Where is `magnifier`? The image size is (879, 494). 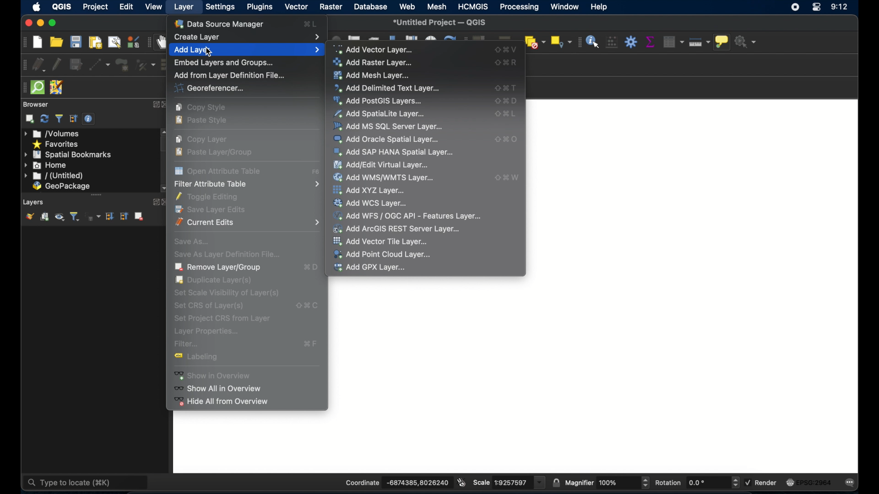
magnifier is located at coordinates (608, 481).